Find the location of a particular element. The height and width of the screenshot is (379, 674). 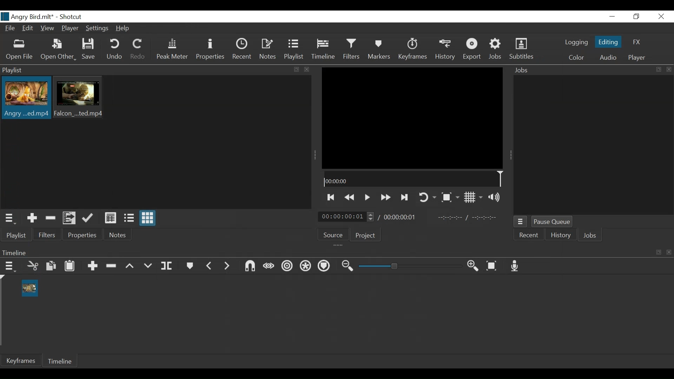

View as files is located at coordinates (130, 217).